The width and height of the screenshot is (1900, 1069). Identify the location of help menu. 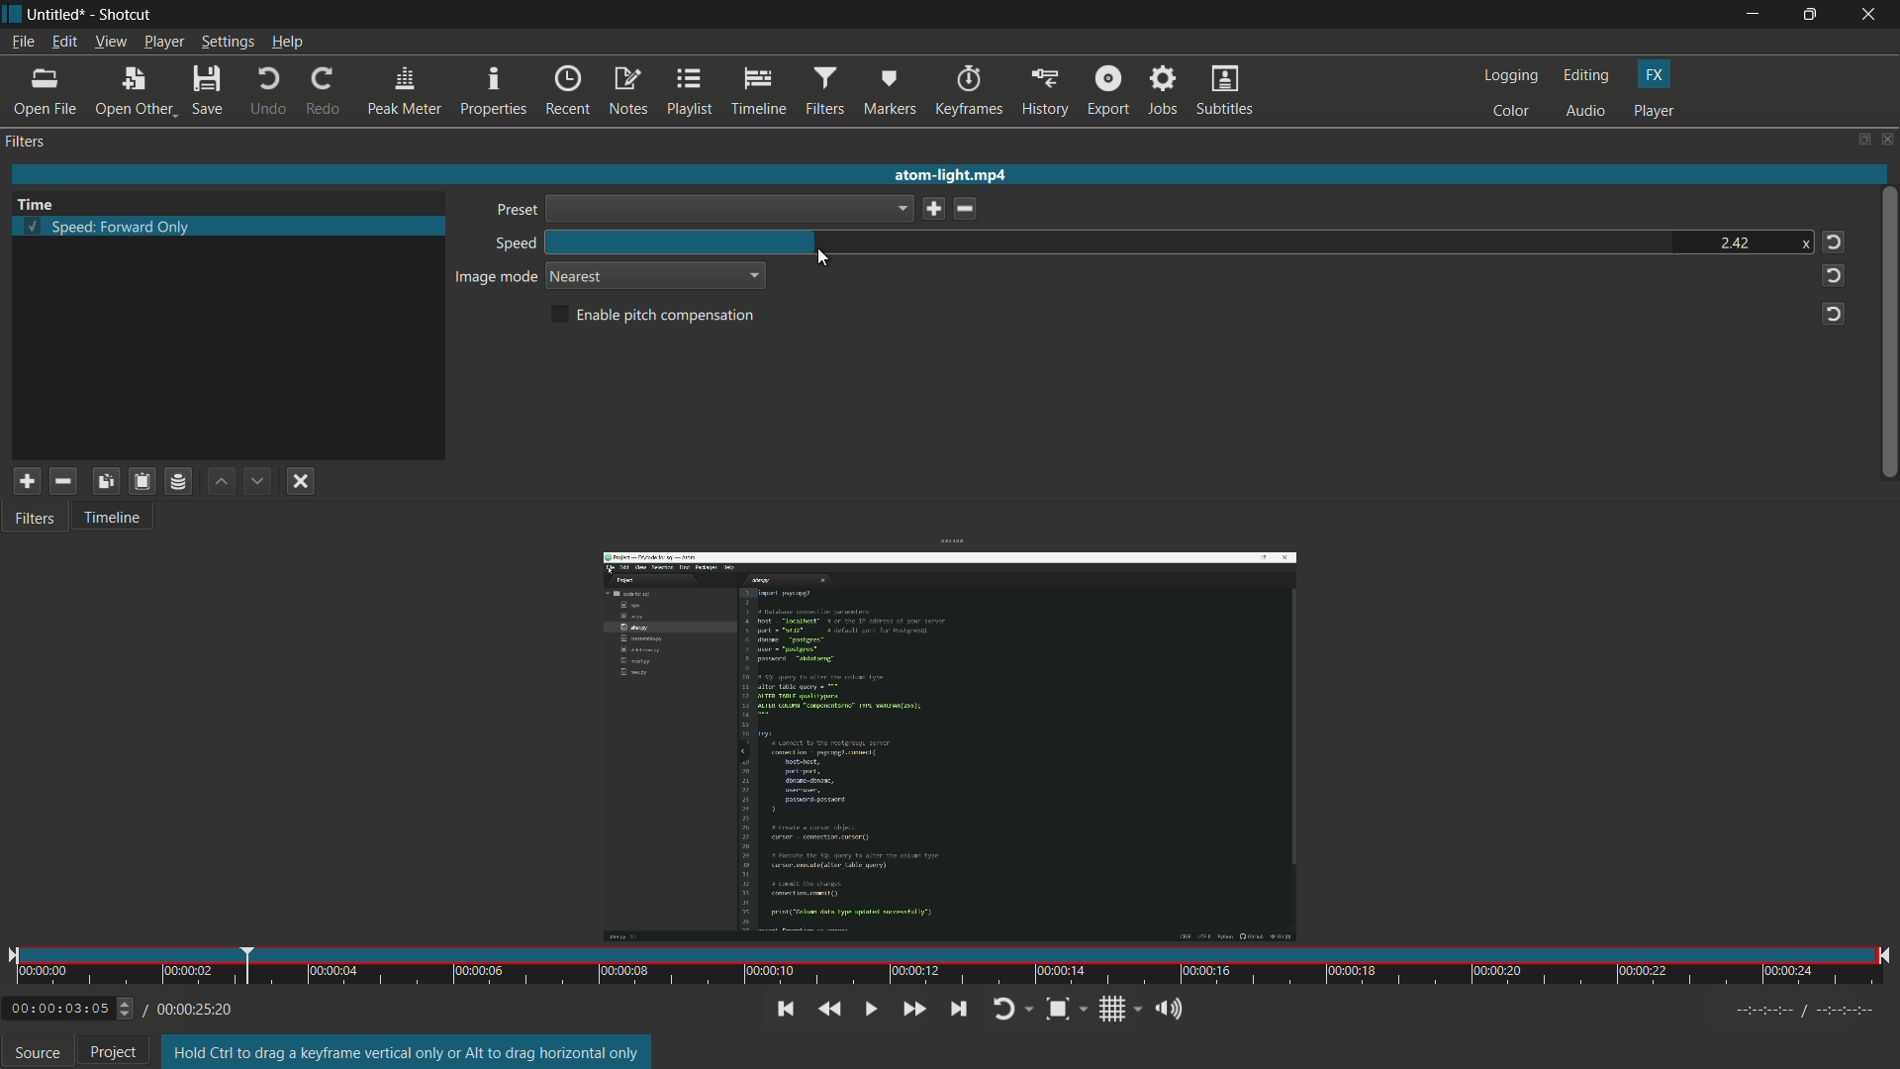
(288, 43).